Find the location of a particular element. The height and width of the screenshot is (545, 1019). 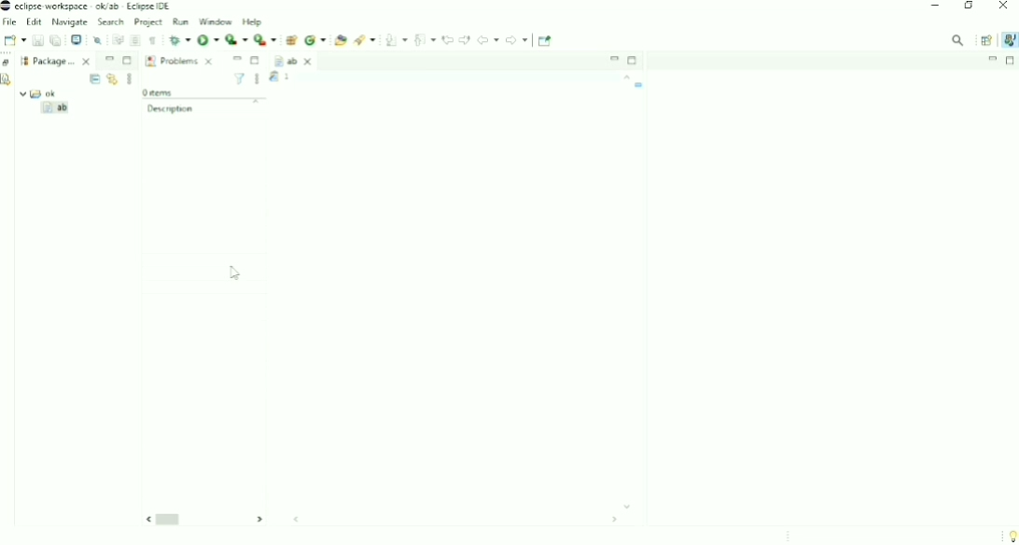

Open Perspective is located at coordinates (984, 39).